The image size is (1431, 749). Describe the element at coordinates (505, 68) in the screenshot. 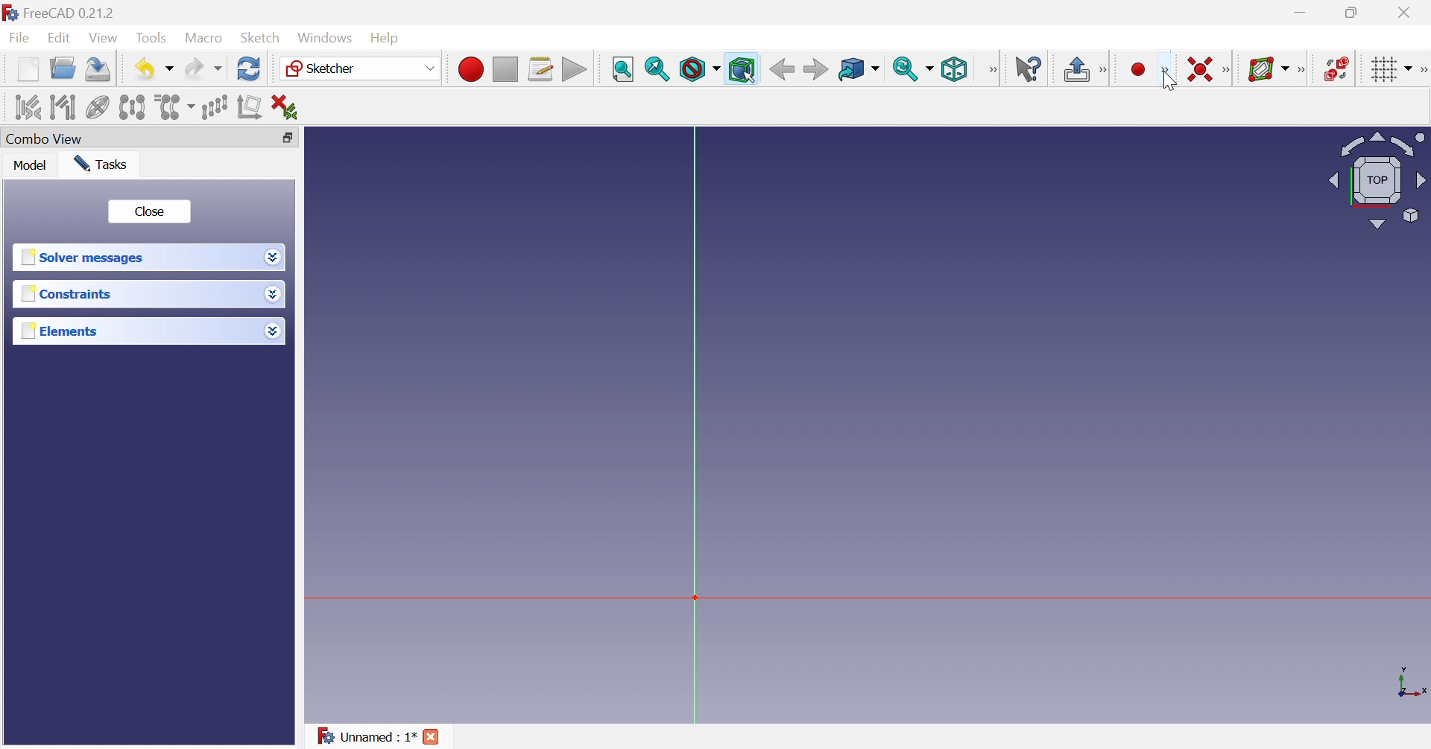

I see `Stop macro recording` at that location.